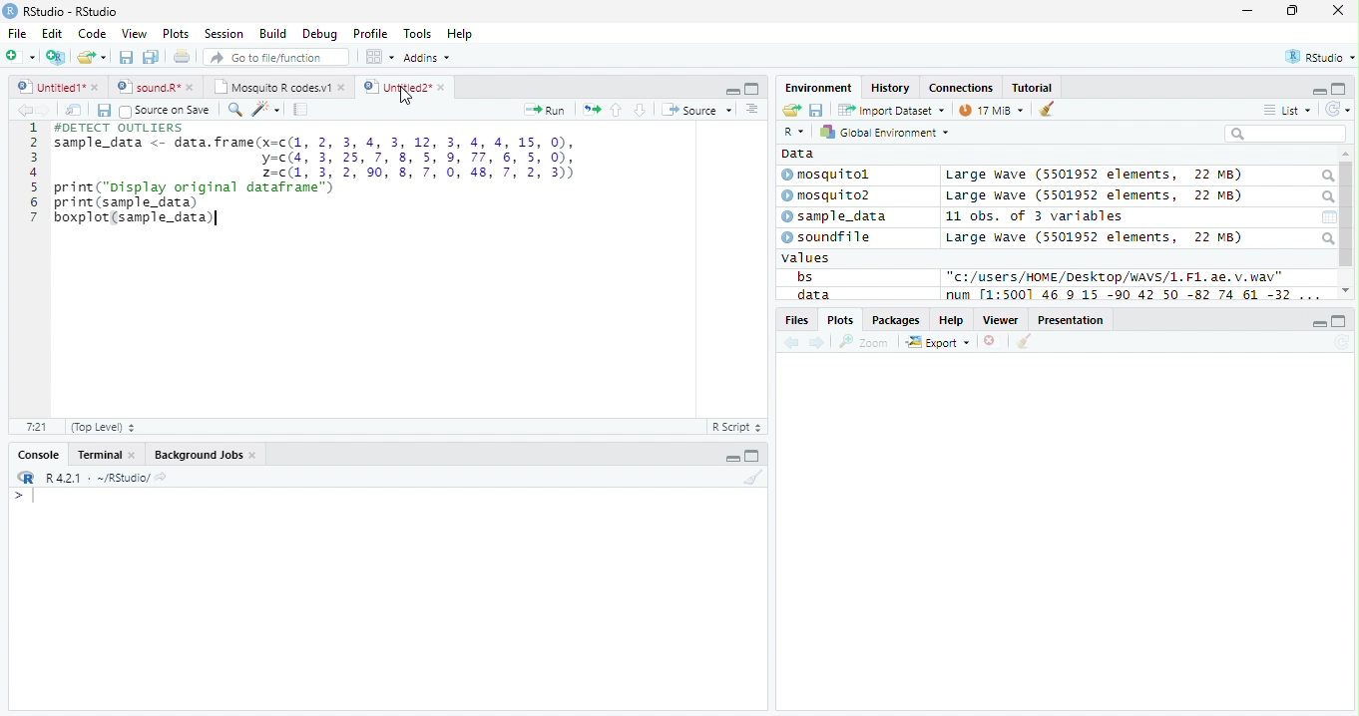 This screenshot has width=1359, height=716. Describe the element at coordinates (1340, 321) in the screenshot. I see `full screen` at that location.